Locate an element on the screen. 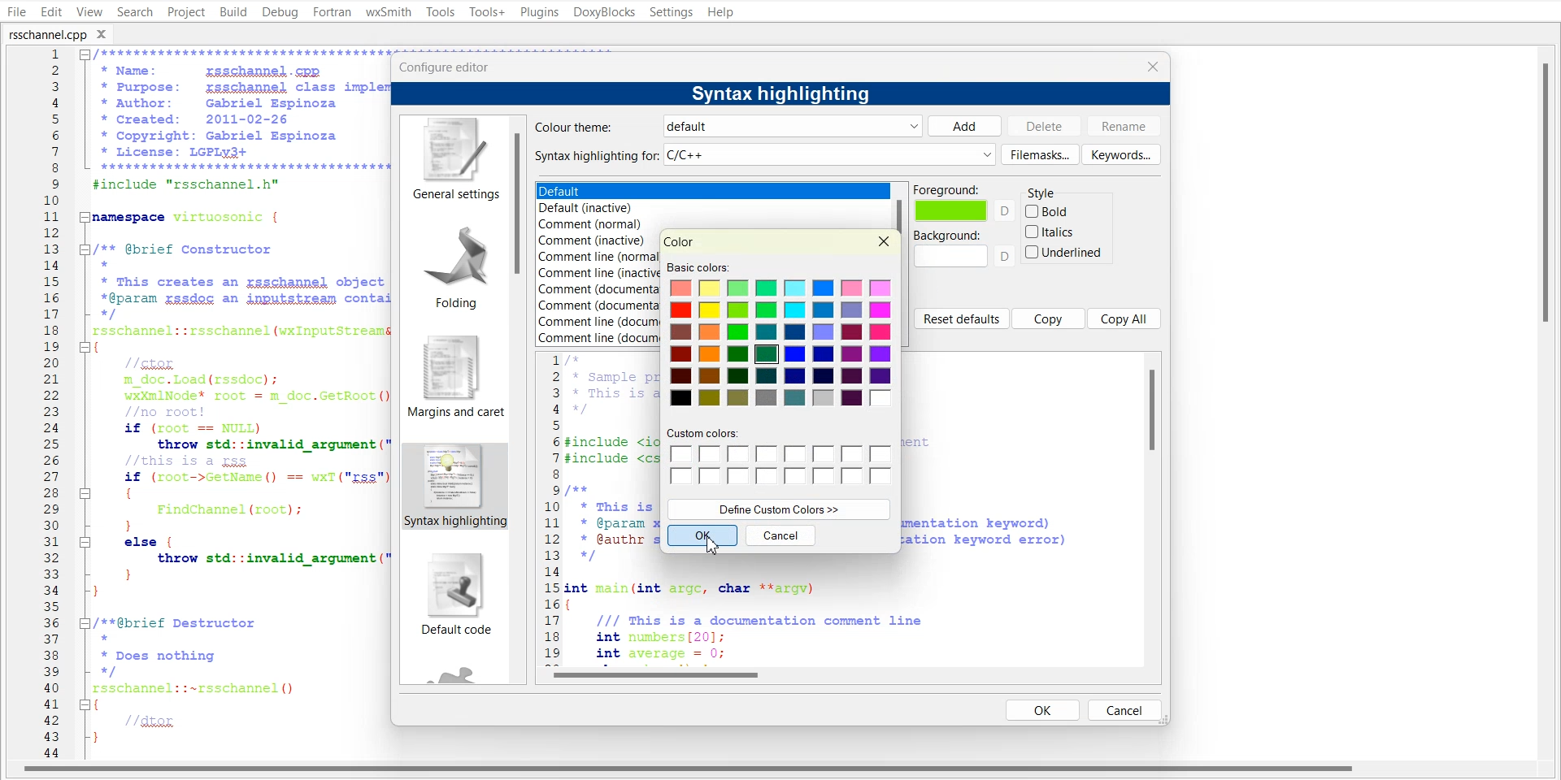  Delete is located at coordinates (1044, 125).